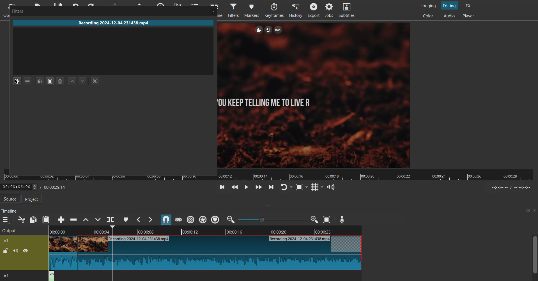 Image resolution: width=538 pixels, height=281 pixels. I want to click on History, so click(296, 10).